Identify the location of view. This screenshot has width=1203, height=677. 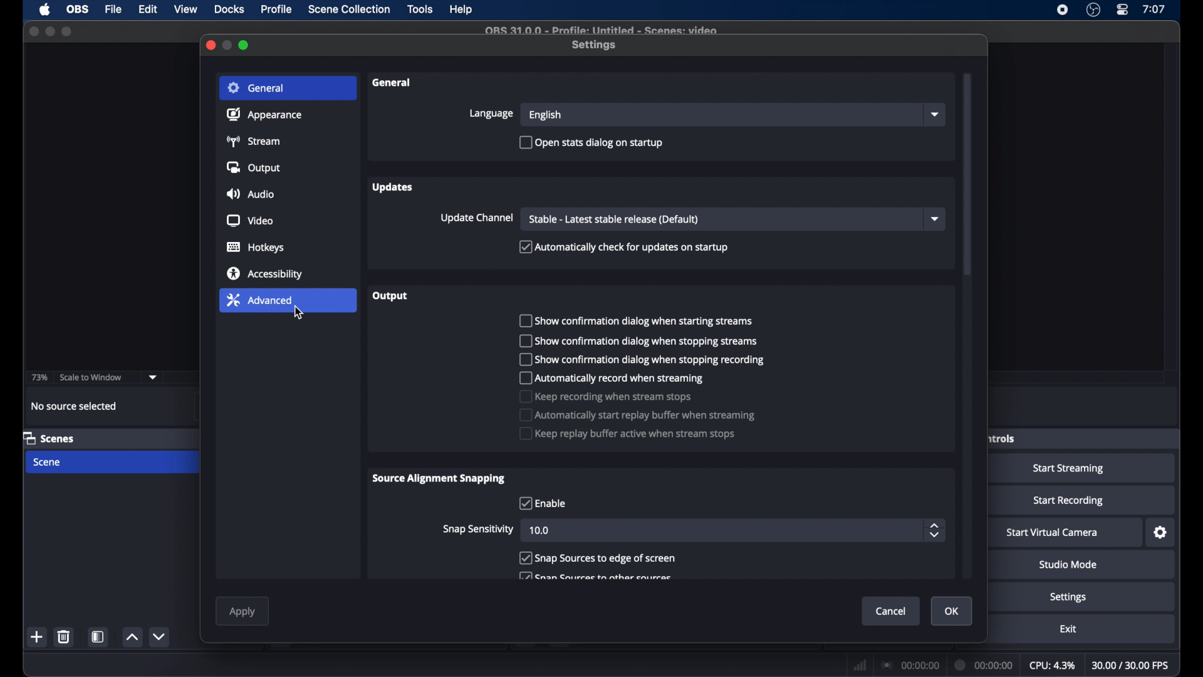
(187, 9).